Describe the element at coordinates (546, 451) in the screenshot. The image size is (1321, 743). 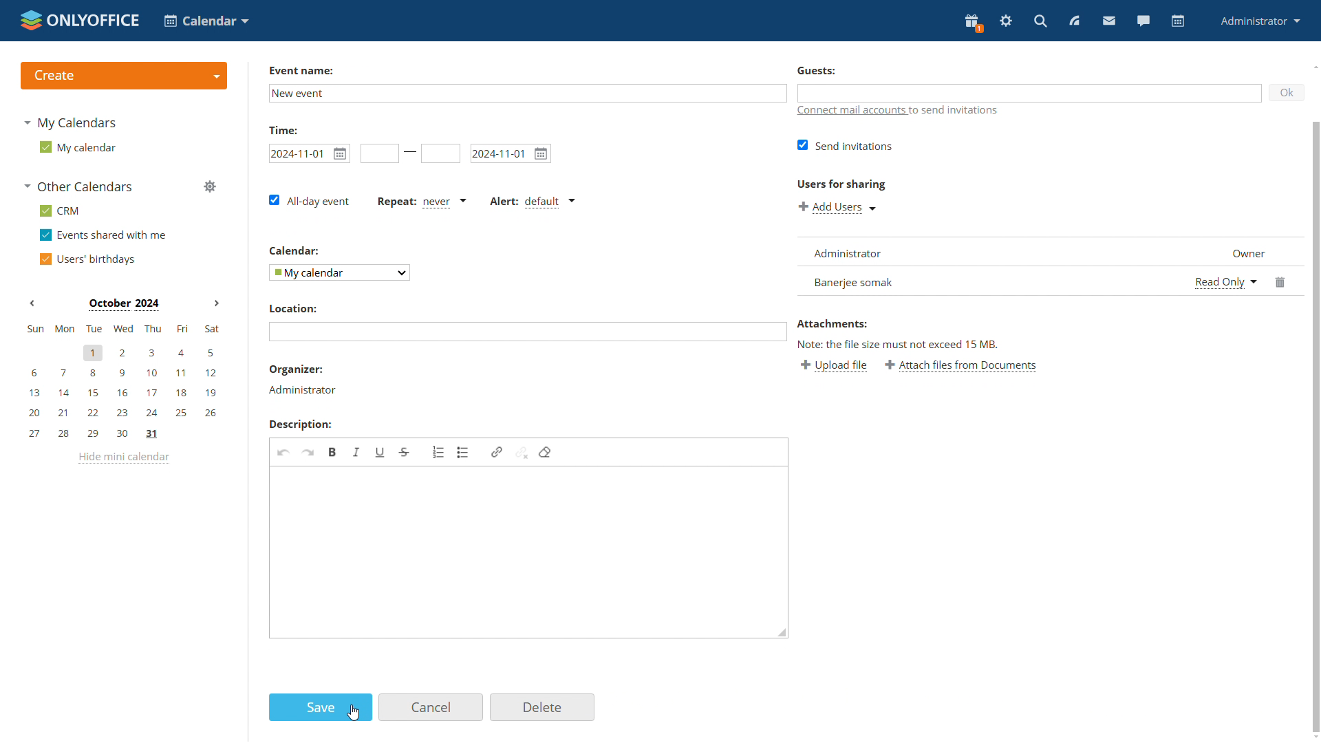
I see `delete format` at that location.